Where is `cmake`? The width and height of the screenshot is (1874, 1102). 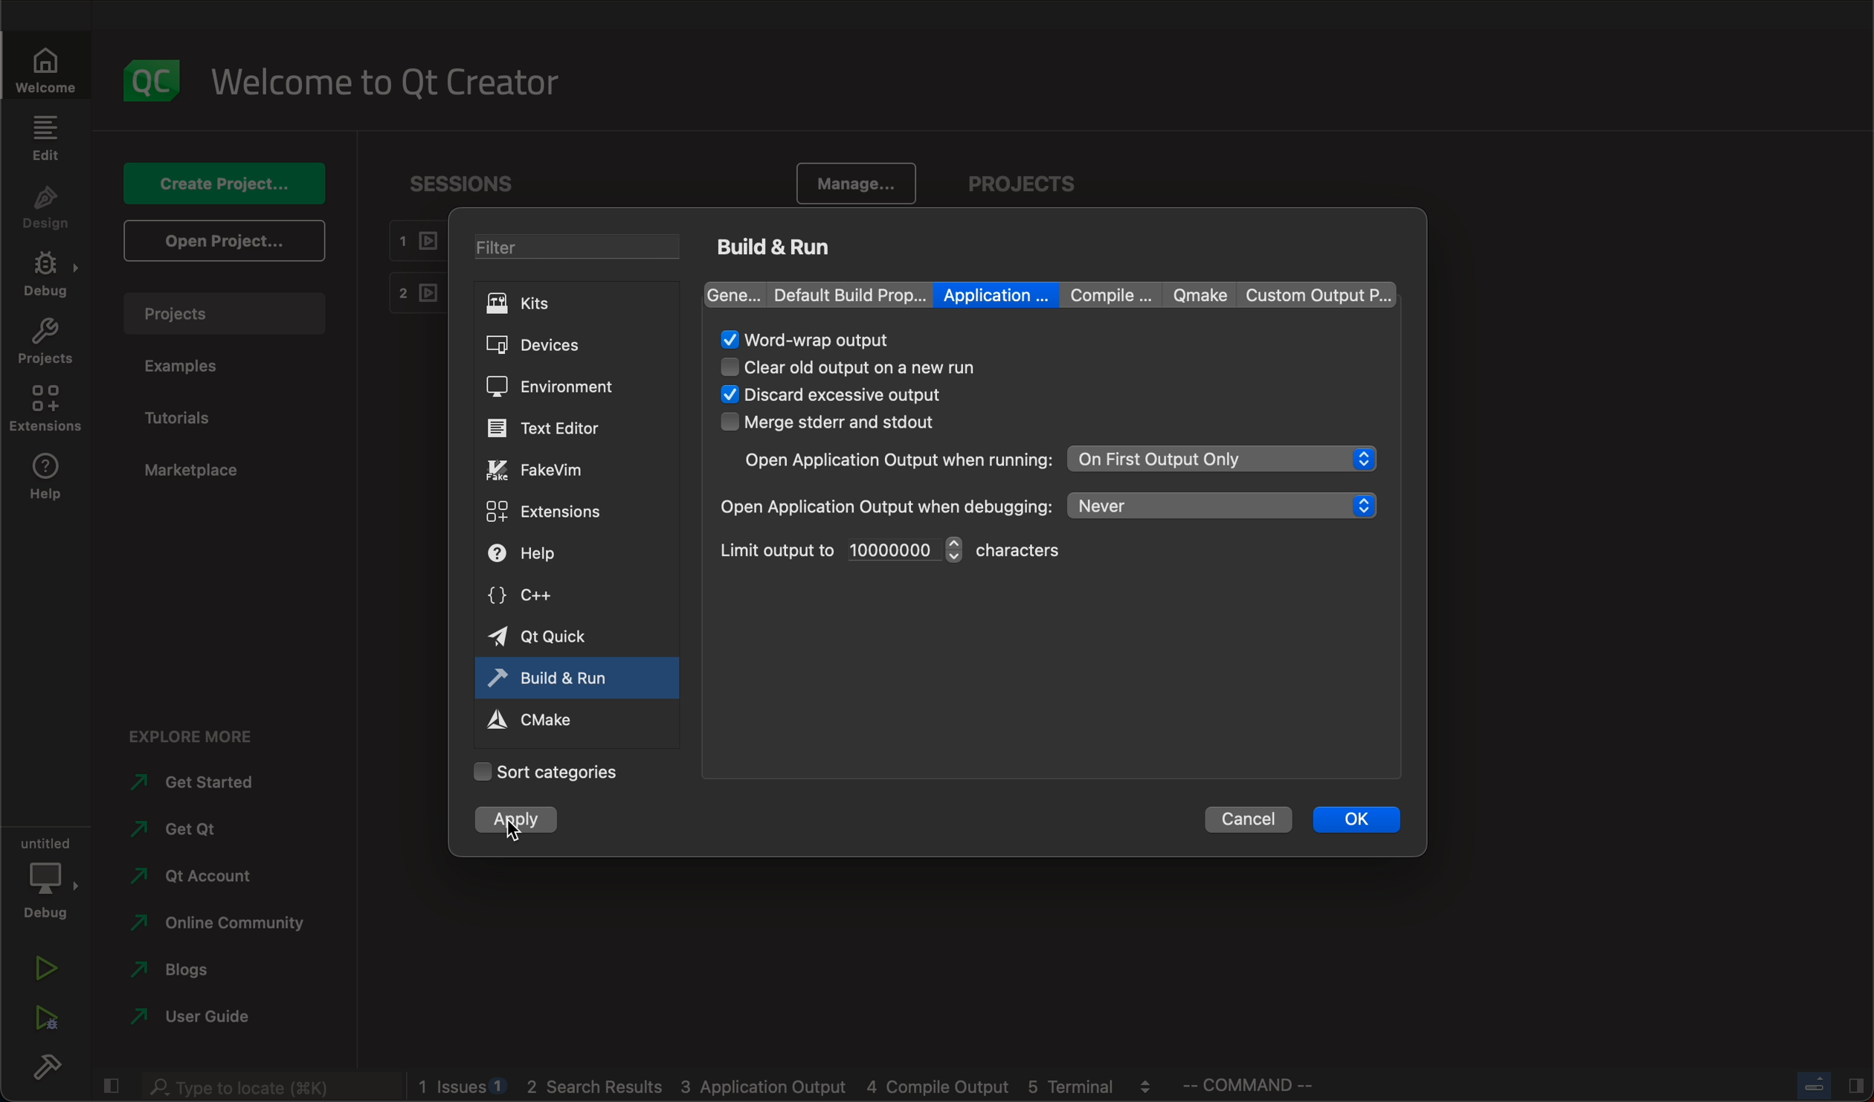
cmake is located at coordinates (544, 719).